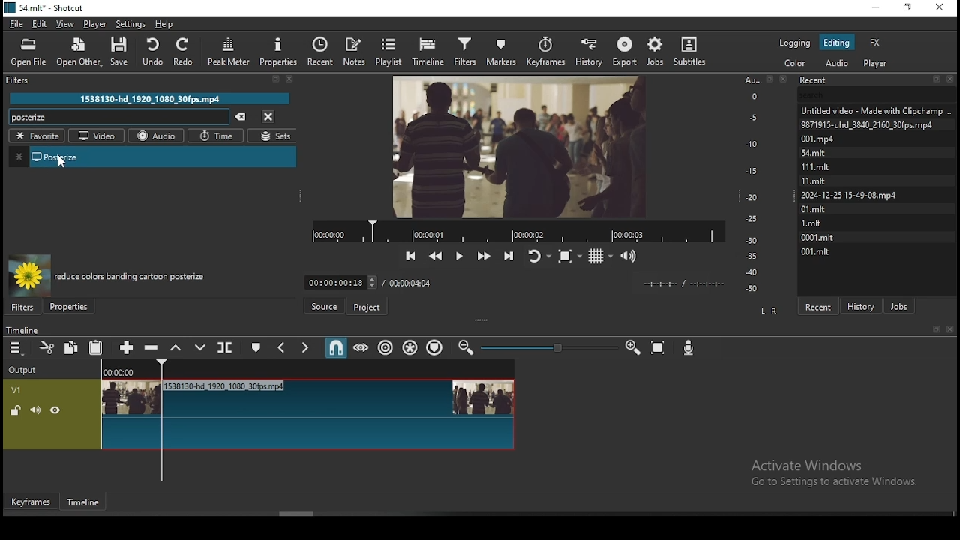 The width and height of the screenshot is (960, 540). Describe the element at coordinates (299, 512) in the screenshot. I see `scroll bar` at that location.